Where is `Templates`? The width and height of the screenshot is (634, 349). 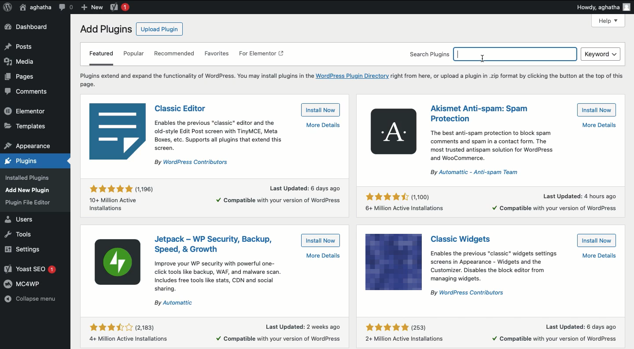
Templates is located at coordinates (26, 127).